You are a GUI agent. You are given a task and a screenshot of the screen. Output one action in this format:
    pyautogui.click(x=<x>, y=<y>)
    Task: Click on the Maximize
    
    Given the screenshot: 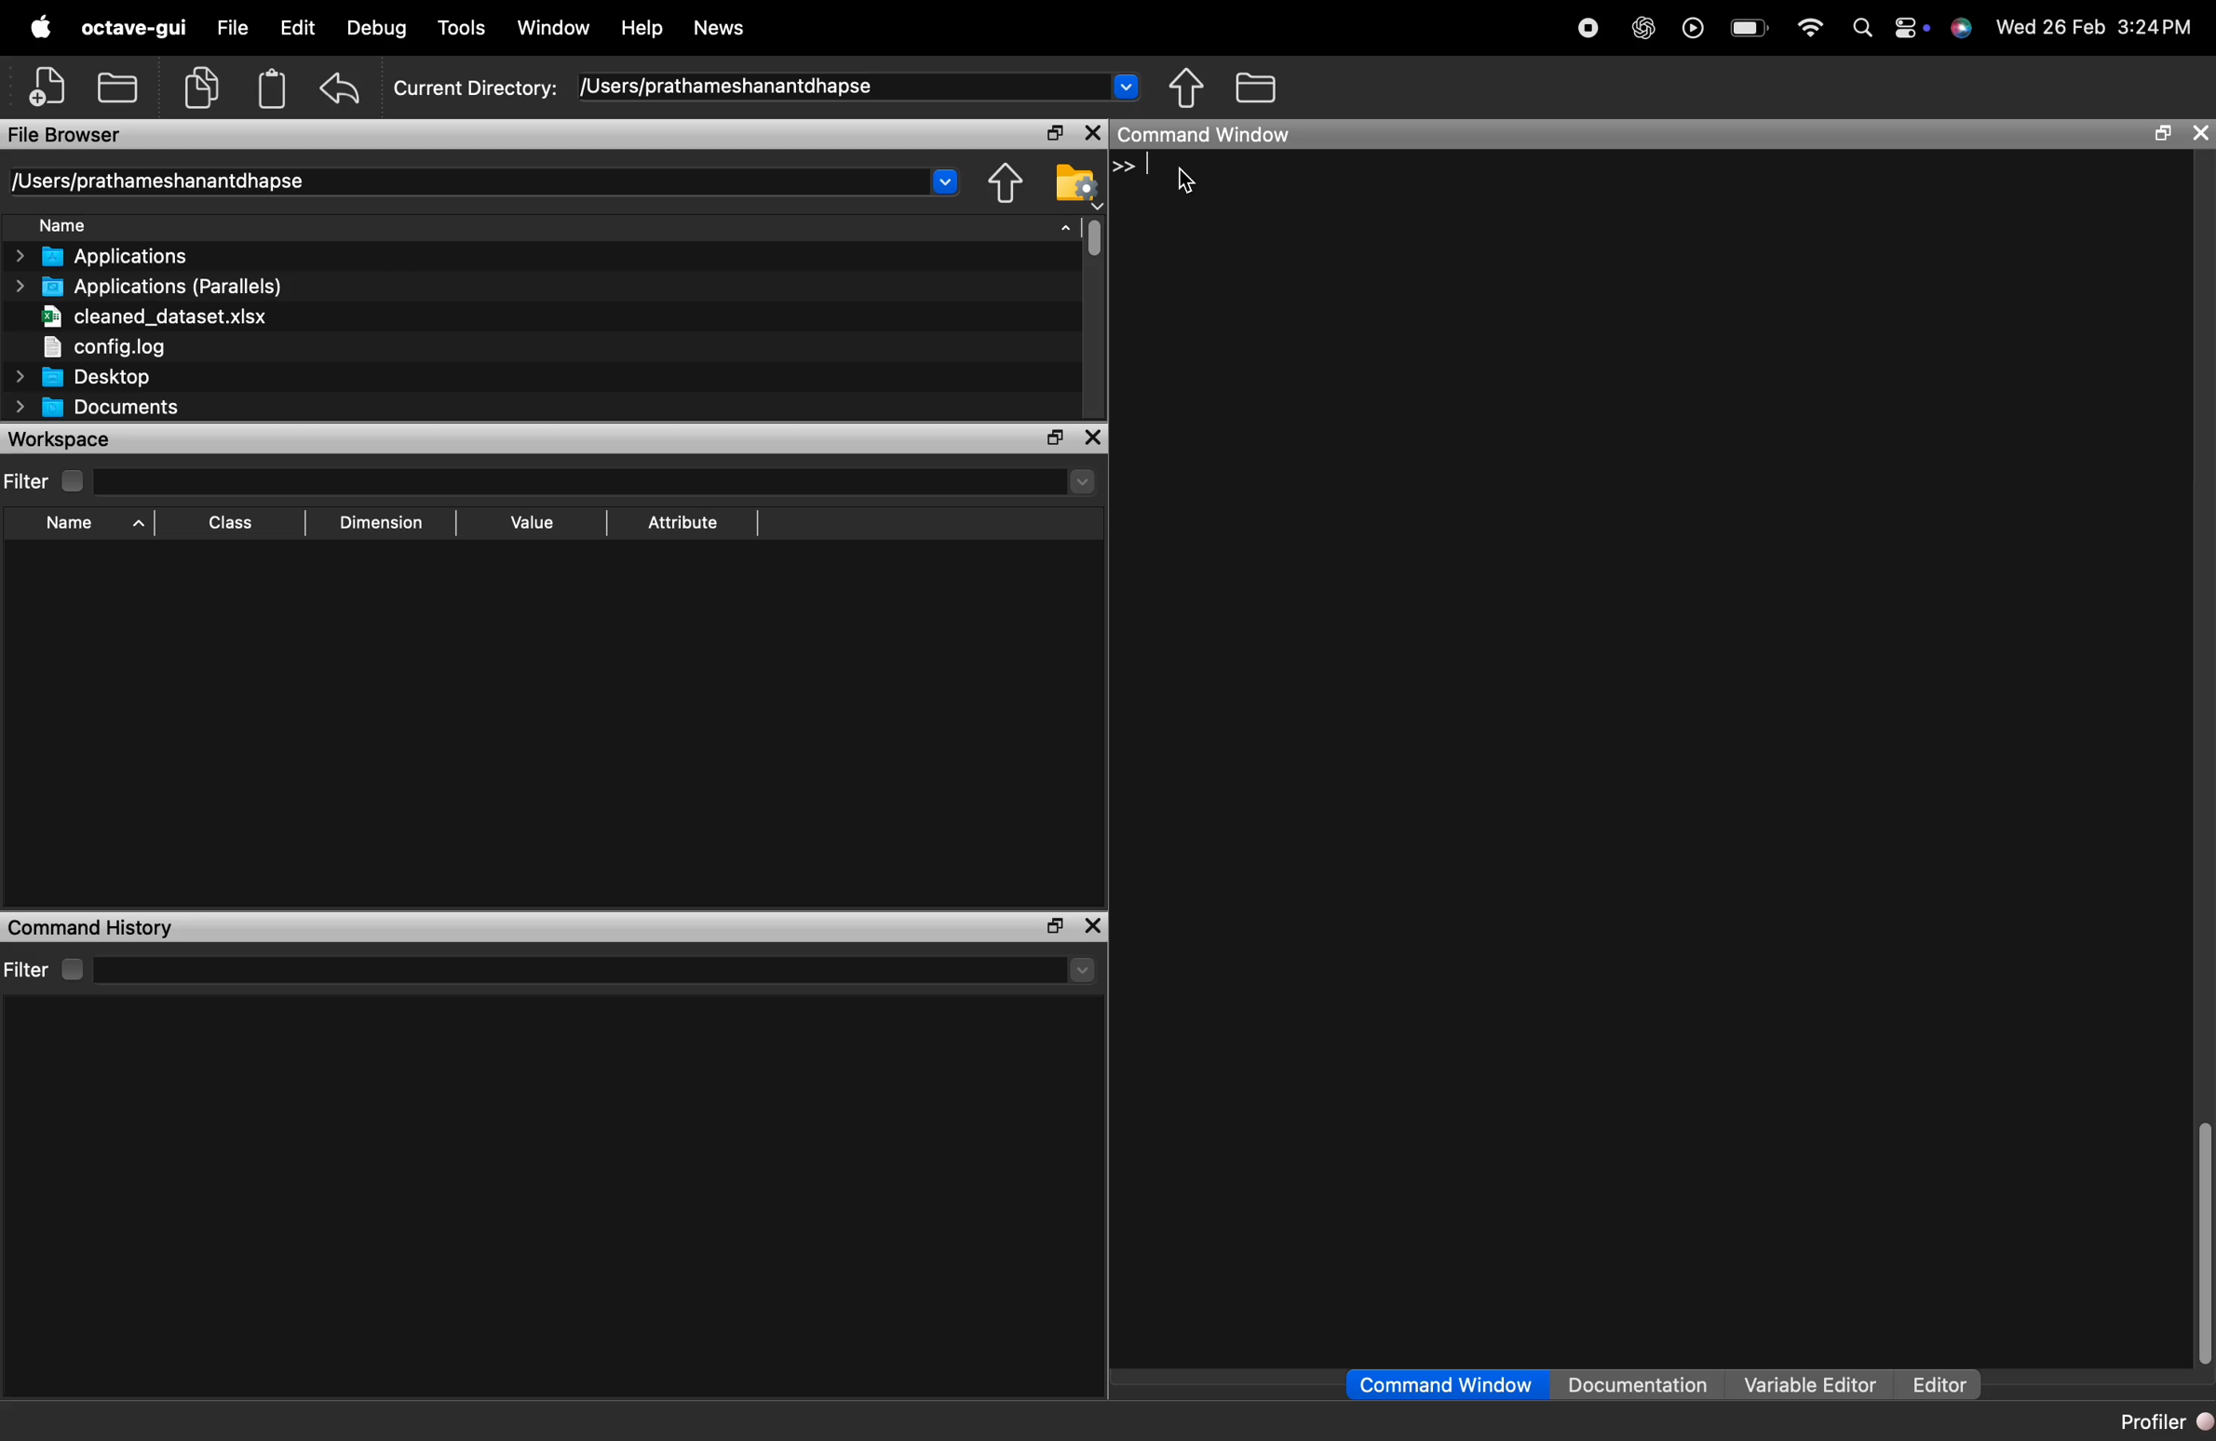 What is the action you would take?
    pyautogui.click(x=1050, y=438)
    